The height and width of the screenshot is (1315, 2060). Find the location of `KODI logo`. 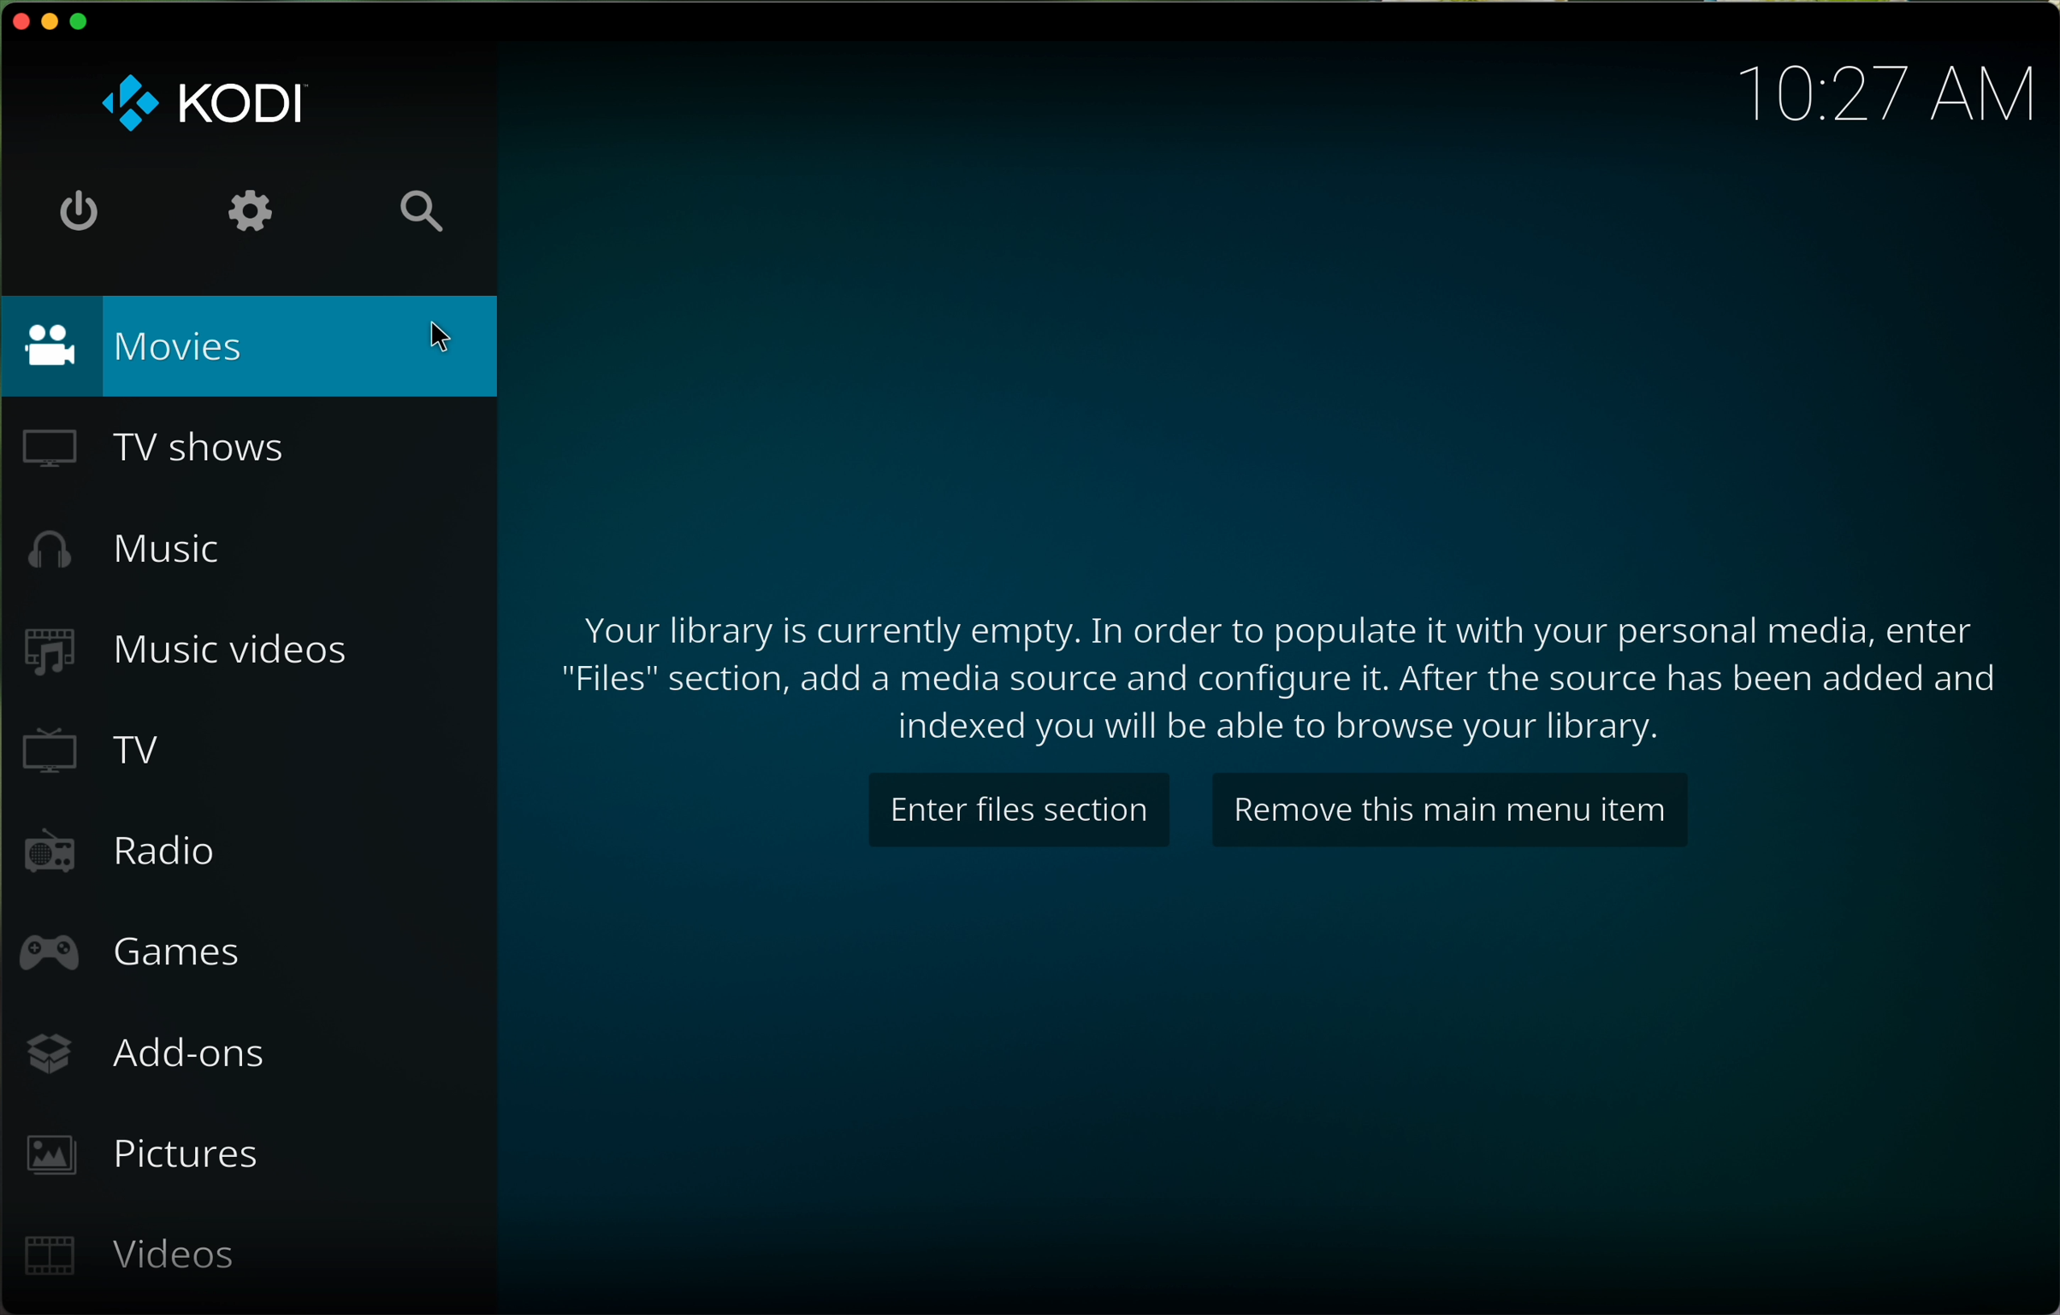

KODI logo is located at coordinates (201, 103).